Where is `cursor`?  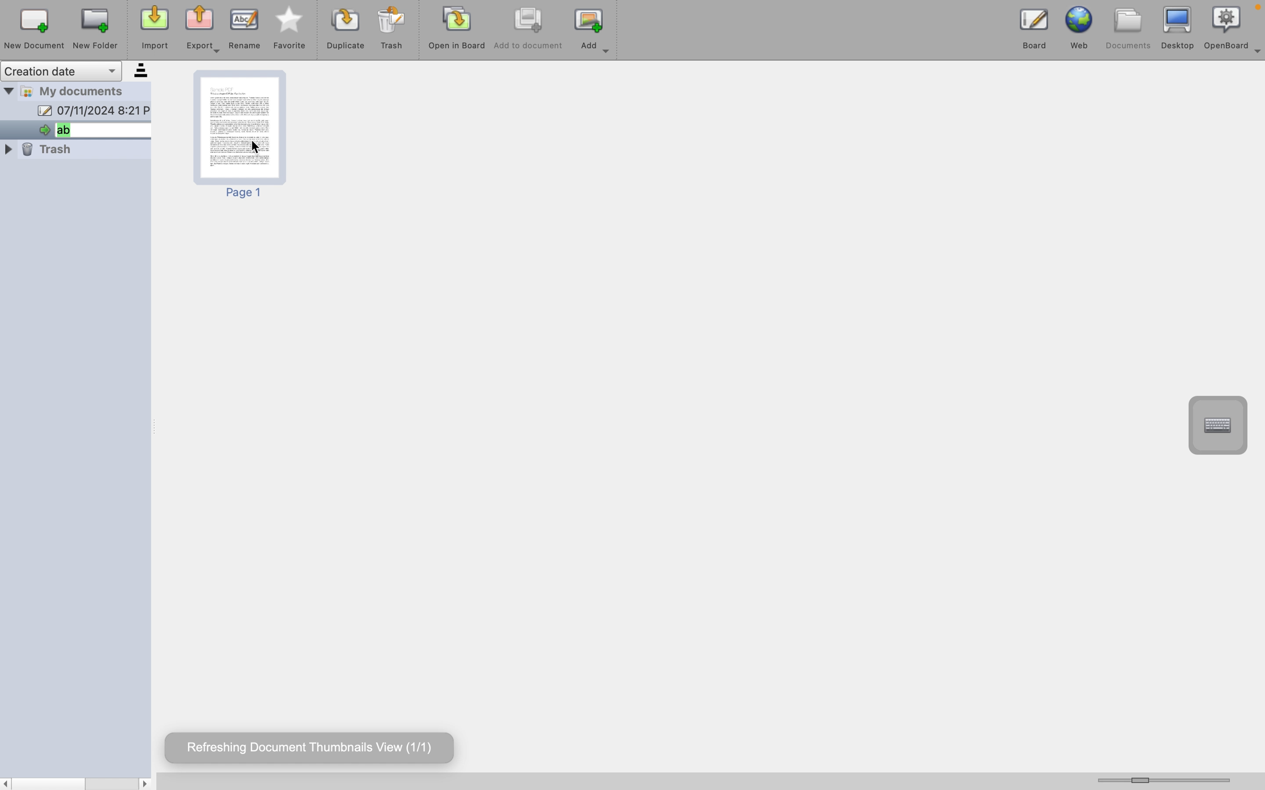 cursor is located at coordinates (159, 29).